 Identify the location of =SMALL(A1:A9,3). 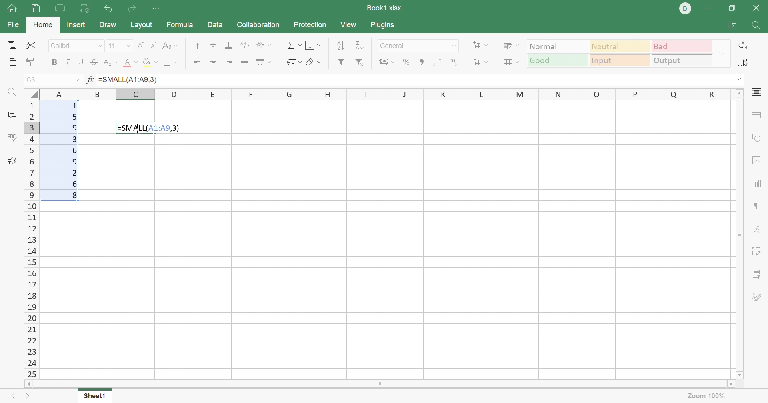
(130, 80).